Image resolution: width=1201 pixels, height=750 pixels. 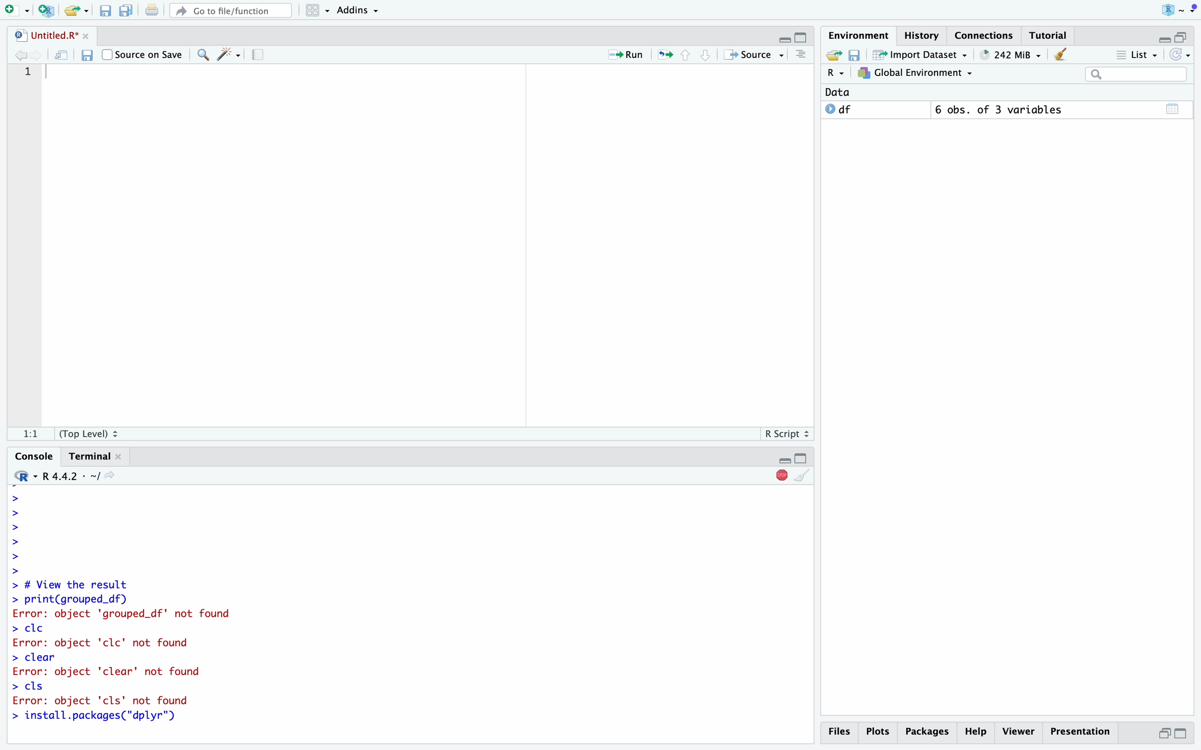 What do you see at coordinates (1164, 36) in the screenshot?
I see `Hide` at bounding box center [1164, 36].